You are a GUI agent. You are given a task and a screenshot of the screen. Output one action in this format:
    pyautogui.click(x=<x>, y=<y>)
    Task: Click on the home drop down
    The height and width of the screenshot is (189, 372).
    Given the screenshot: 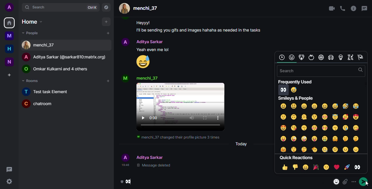 What is the action you would take?
    pyautogui.click(x=31, y=21)
    